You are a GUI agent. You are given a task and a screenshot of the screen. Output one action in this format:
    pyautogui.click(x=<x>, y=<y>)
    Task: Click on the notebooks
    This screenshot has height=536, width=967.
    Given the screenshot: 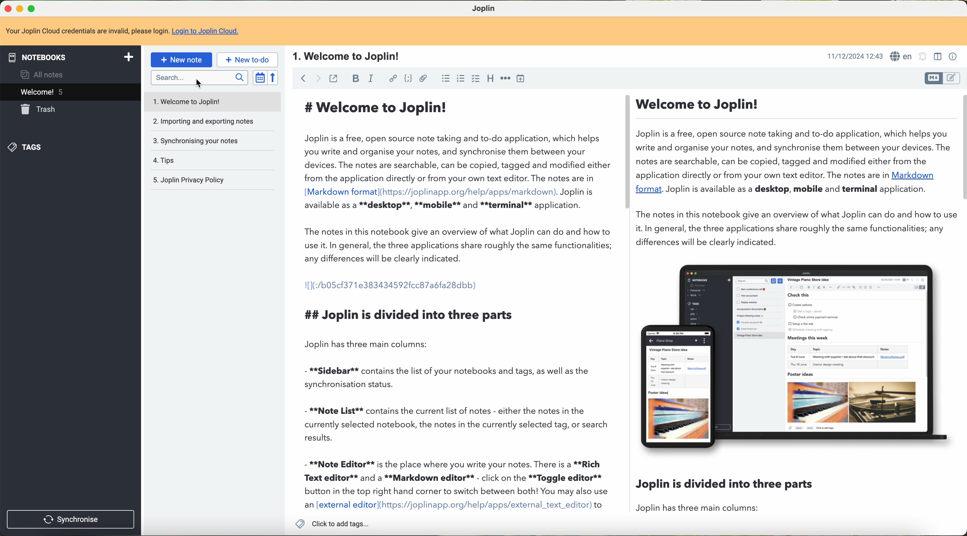 What is the action you would take?
    pyautogui.click(x=69, y=57)
    